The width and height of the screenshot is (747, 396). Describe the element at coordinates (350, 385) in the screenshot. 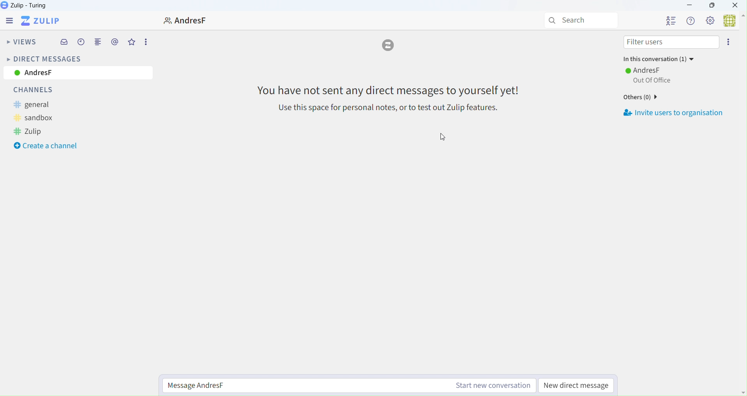

I see `Message AndresF` at that location.